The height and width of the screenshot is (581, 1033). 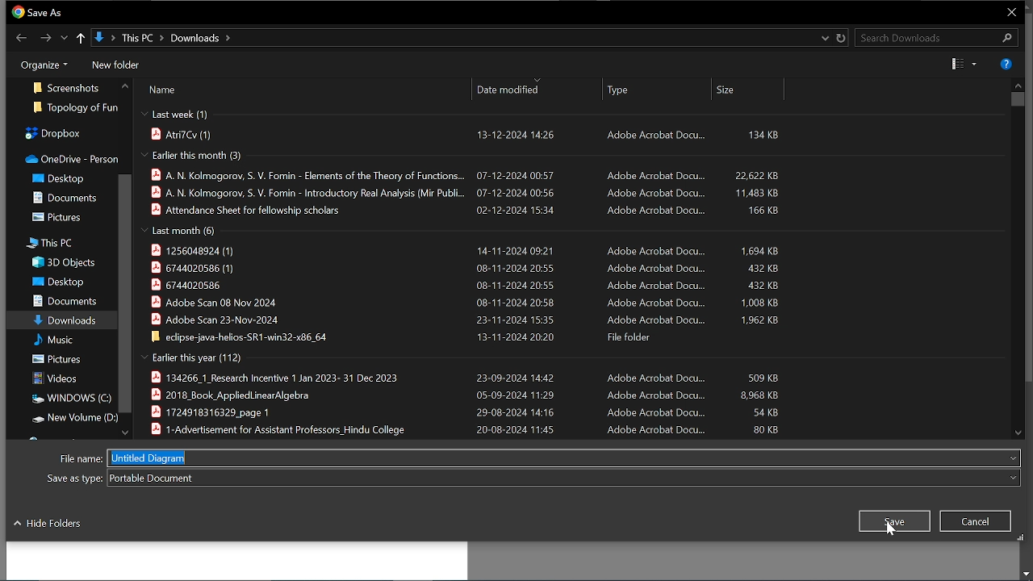 I want to click on Adobe Acrobat Docu..., so click(x=652, y=303).